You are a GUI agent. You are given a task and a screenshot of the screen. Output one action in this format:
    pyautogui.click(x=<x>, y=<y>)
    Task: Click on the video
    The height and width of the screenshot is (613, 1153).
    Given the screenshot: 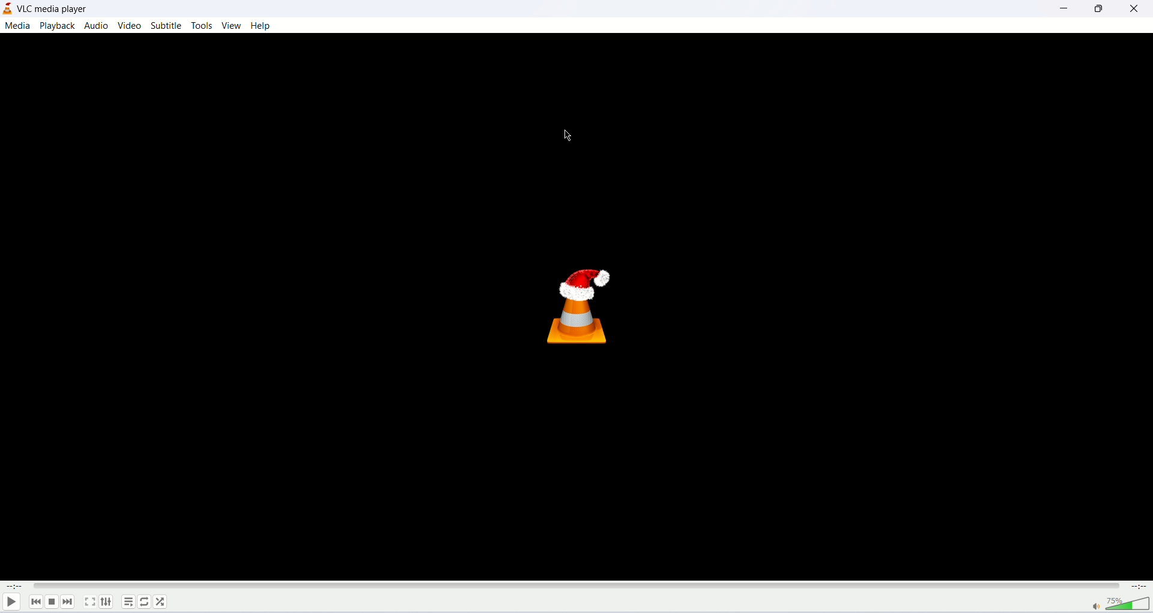 What is the action you would take?
    pyautogui.click(x=129, y=25)
    